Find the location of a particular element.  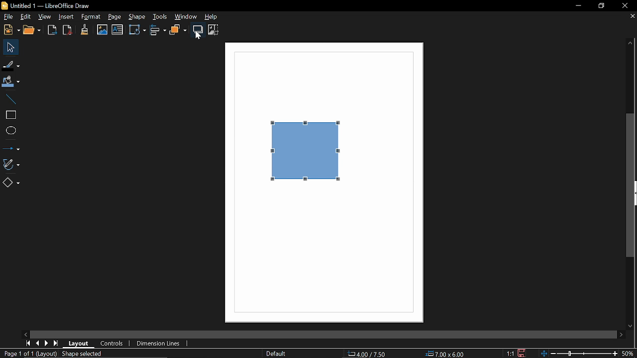

Current page is located at coordinates (18, 354).